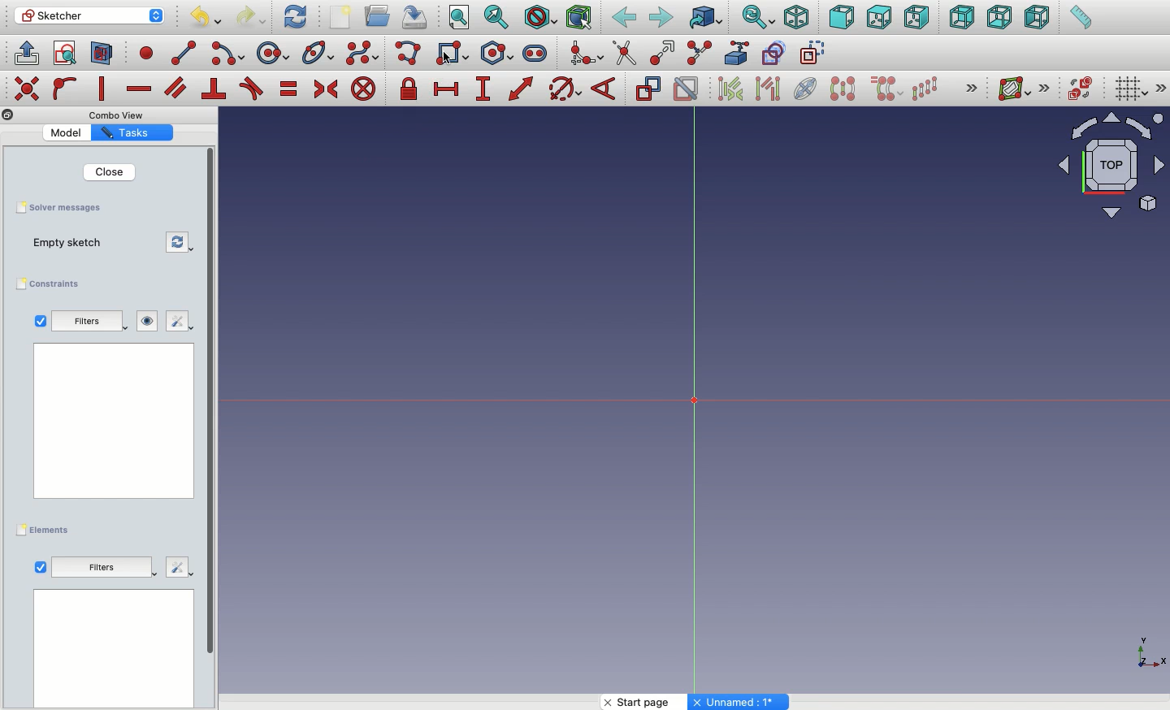 The image size is (1170, 710). Describe the element at coordinates (795, 19) in the screenshot. I see `Isometric` at that location.